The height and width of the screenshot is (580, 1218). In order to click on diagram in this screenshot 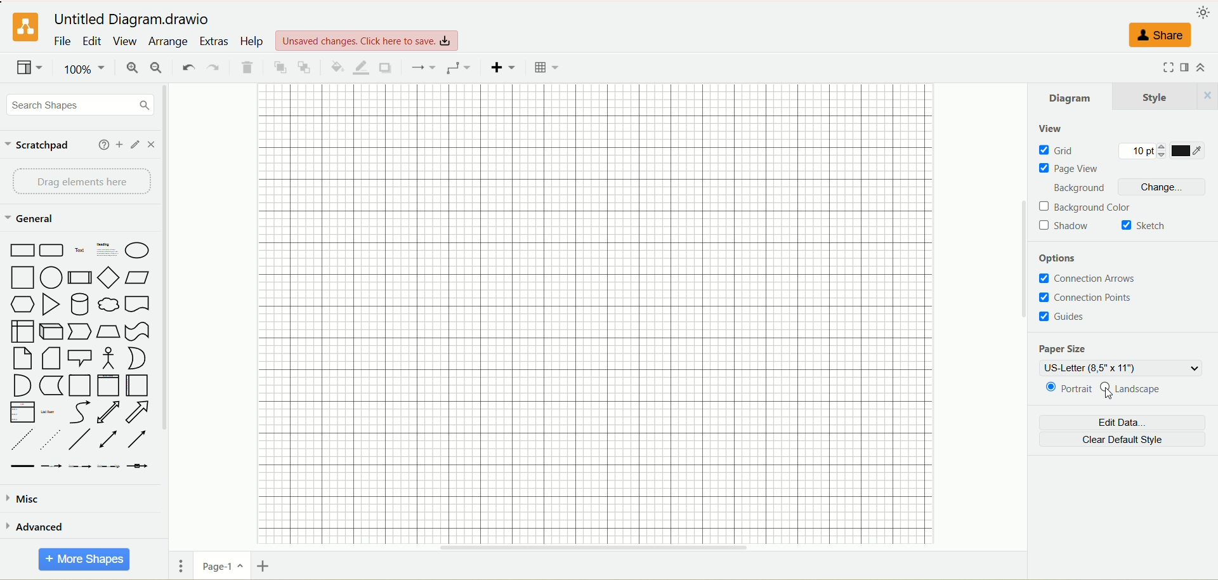, I will do `click(1069, 96)`.